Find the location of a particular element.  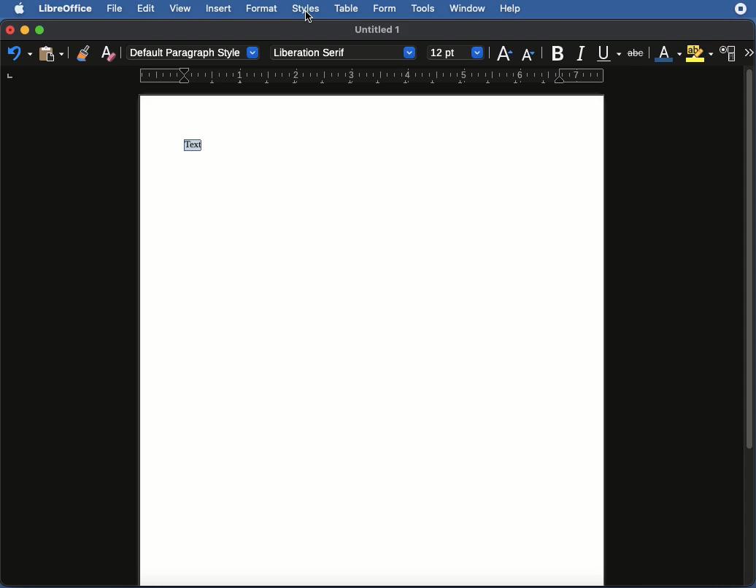

Styles is located at coordinates (305, 9).